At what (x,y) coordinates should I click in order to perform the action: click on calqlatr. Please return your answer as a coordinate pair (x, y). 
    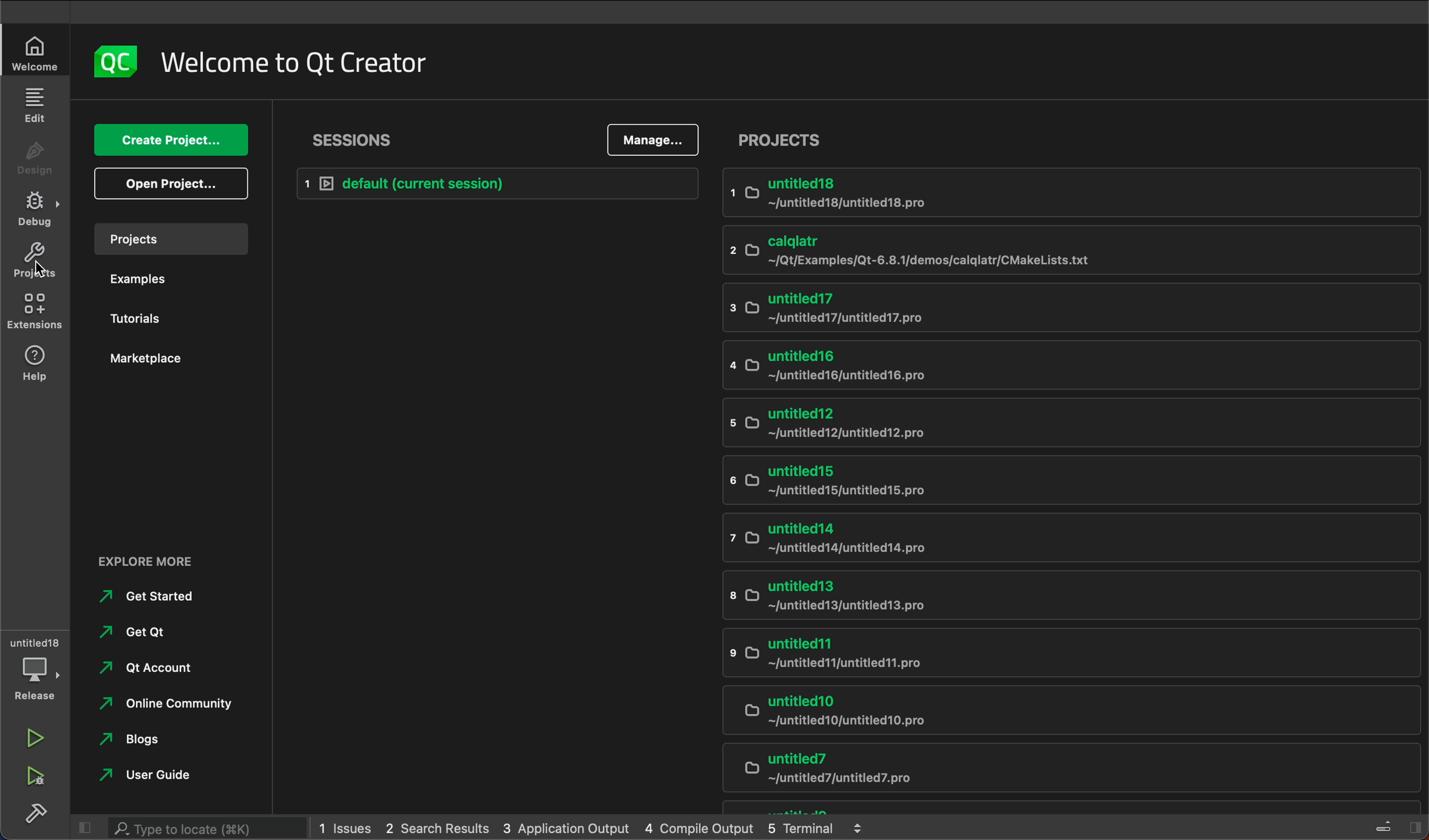
    Looking at the image, I should click on (1059, 250).